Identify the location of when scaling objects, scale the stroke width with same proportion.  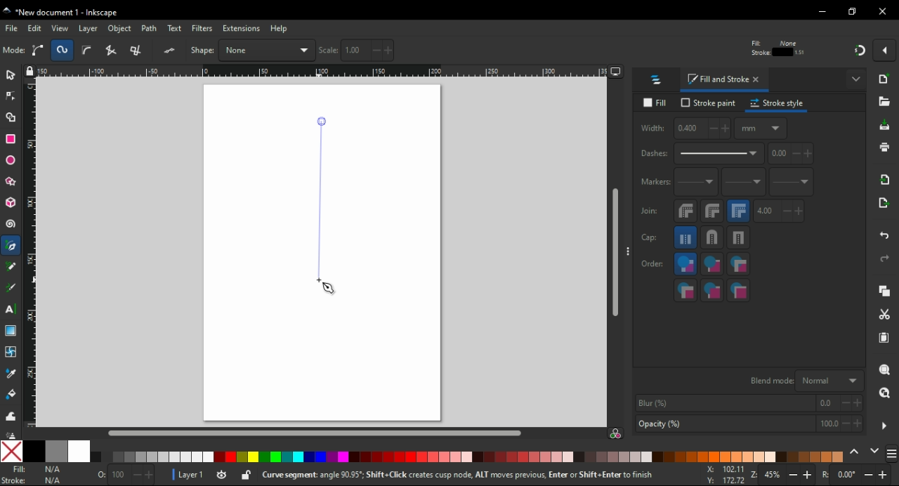
(750, 50).